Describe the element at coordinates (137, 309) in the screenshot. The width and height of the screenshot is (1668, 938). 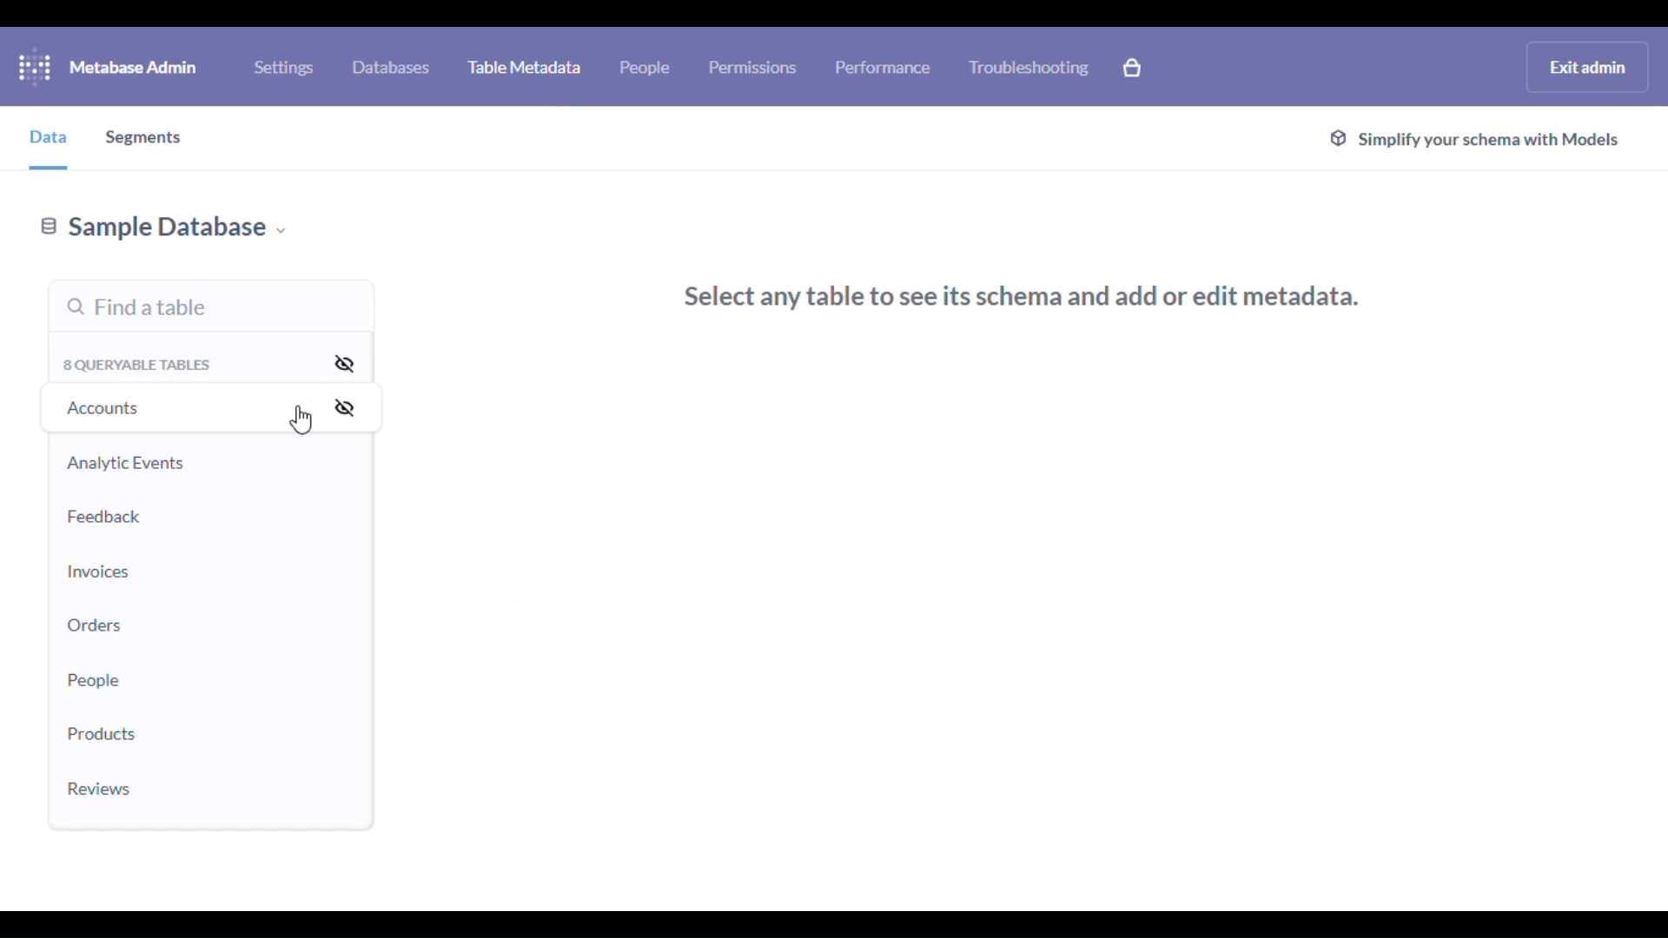
I see `find a table` at that location.